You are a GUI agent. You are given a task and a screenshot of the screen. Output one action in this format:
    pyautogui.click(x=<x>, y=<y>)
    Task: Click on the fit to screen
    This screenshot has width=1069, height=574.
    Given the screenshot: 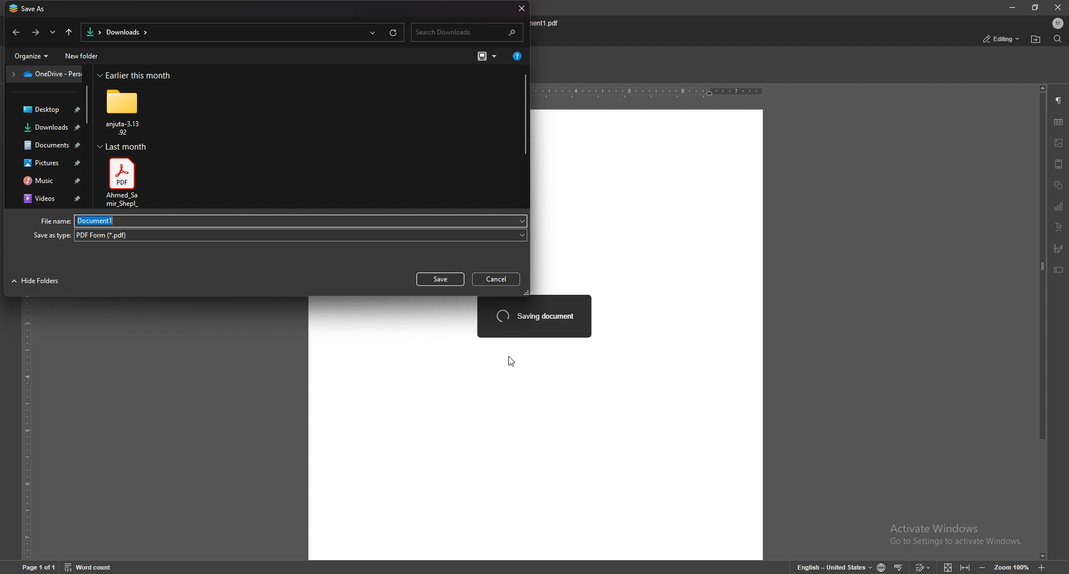 What is the action you would take?
    pyautogui.click(x=948, y=567)
    